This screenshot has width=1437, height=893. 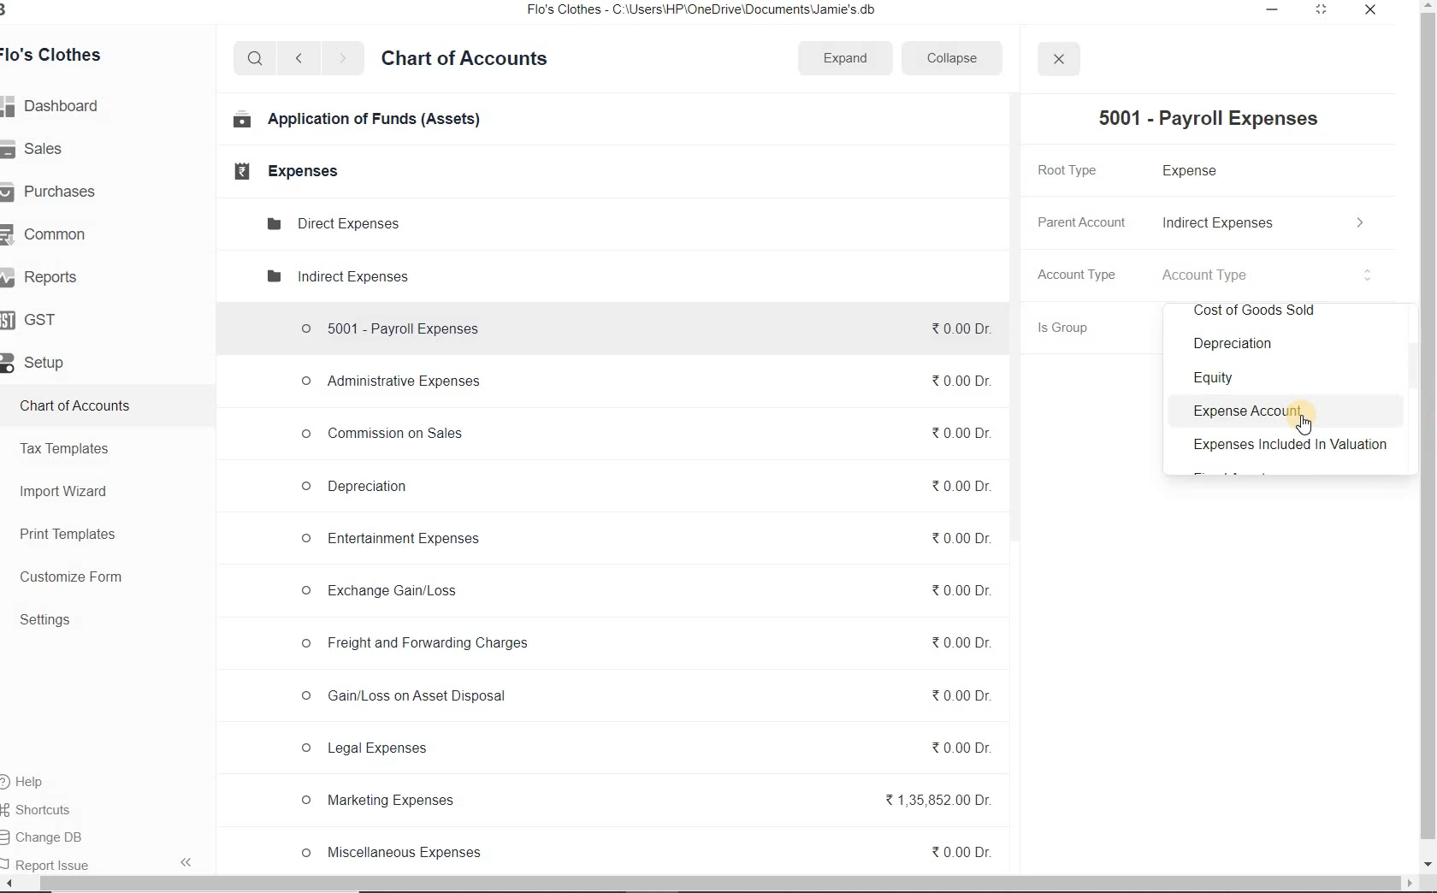 What do you see at coordinates (39, 780) in the screenshot?
I see ` Help` at bounding box center [39, 780].